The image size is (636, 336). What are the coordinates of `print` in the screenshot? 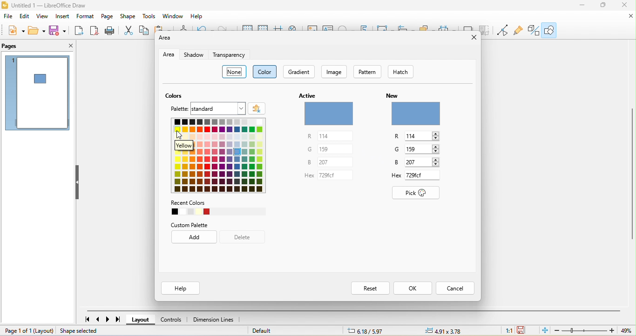 It's located at (112, 32).